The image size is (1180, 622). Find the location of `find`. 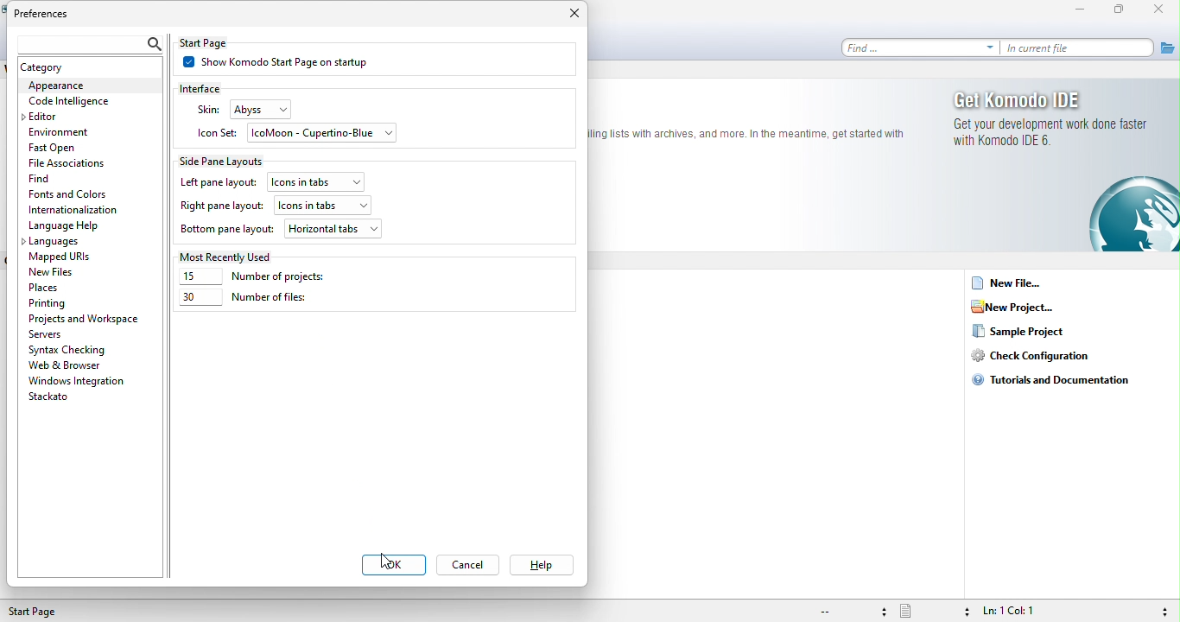

find is located at coordinates (76, 178).